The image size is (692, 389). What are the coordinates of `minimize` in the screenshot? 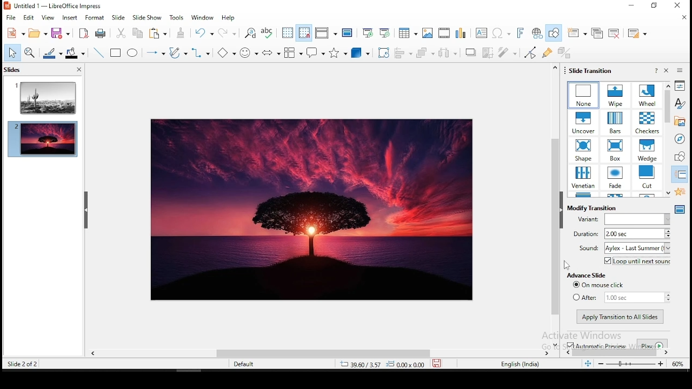 It's located at (633, 6).